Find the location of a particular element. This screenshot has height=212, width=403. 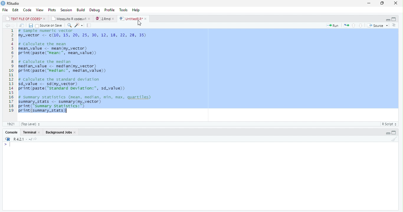

Source is located at coordinates (376, 26).